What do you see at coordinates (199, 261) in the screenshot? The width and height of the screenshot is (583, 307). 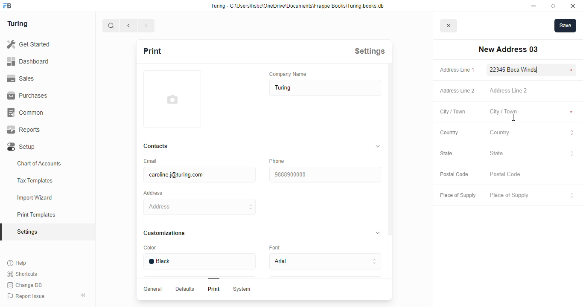 I see `black` at bounding box center [199, 261].